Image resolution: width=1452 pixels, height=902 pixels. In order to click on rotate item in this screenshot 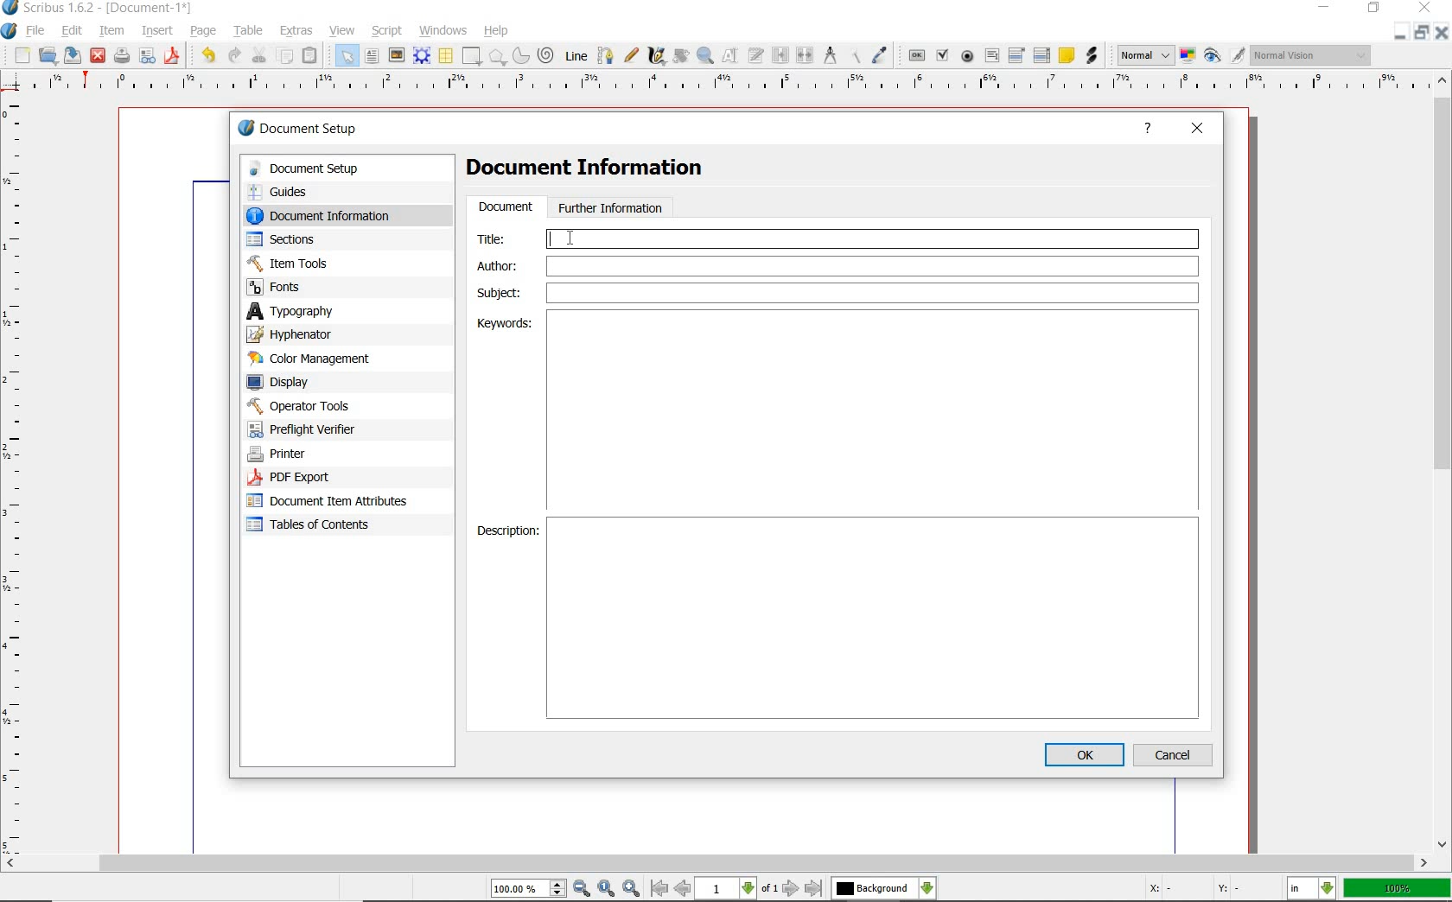, I will do `click(681, 57)`.